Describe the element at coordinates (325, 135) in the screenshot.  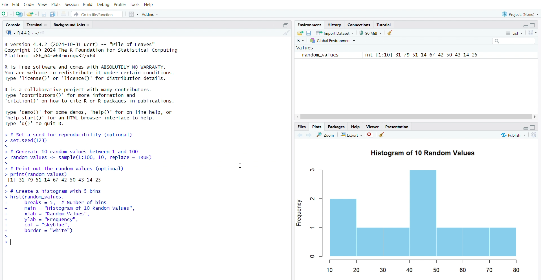
I see `view a larger version of the plot in new window` at that location.